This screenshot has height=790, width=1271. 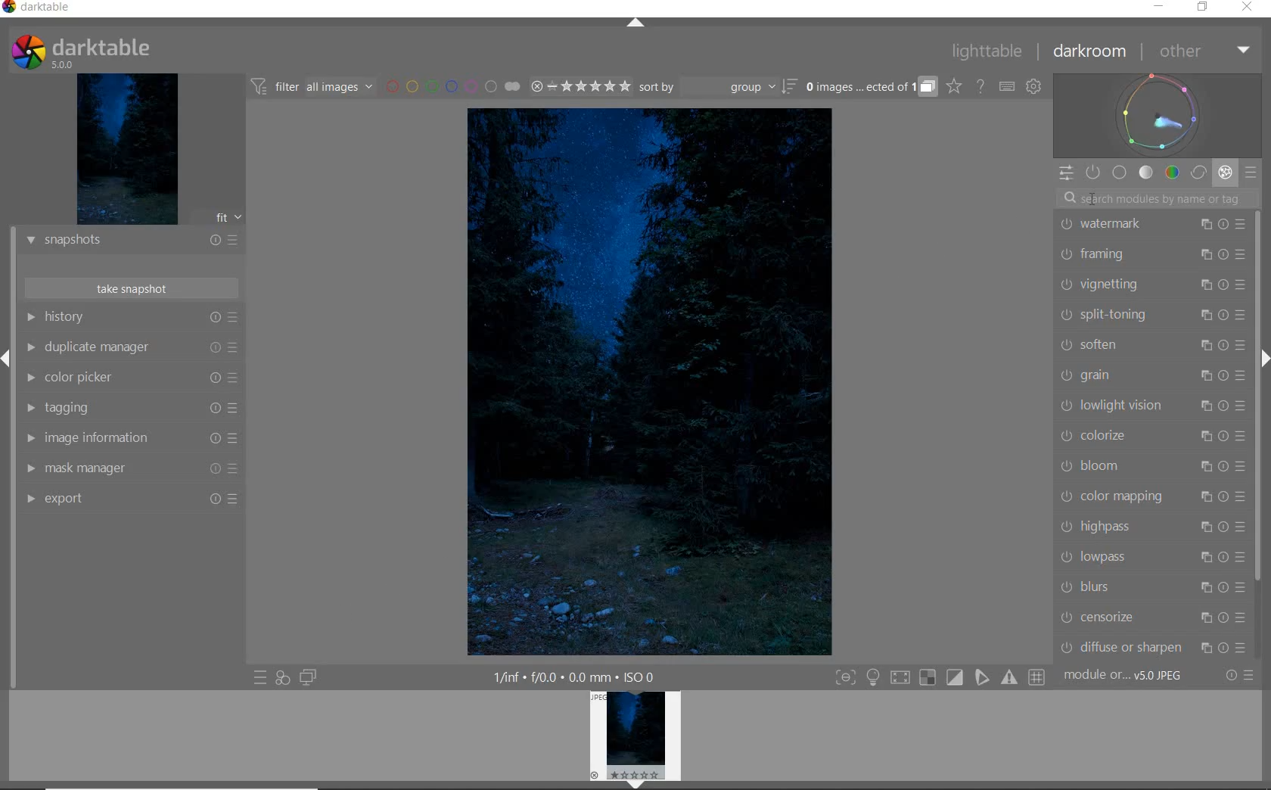 What do you see at coordinates (1151, 436) in the screenshot?
I see `COLORIZE` at bounding box center [1151, 436].